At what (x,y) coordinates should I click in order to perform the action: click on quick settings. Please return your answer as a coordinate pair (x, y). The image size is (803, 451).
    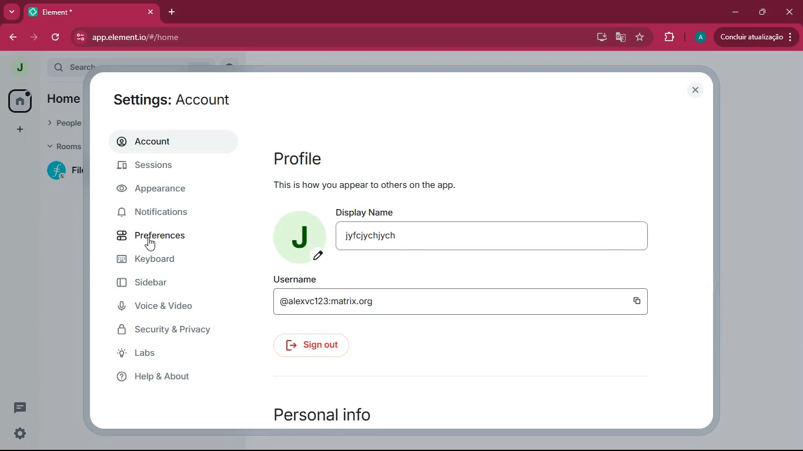
    Looking at the image, I should click on (20, 433).